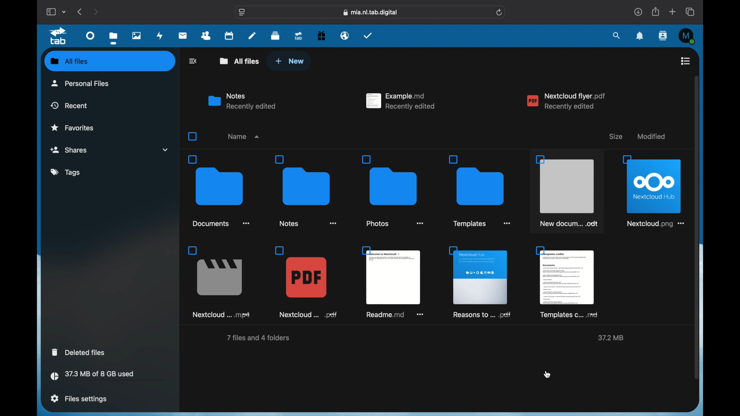  I want to click on share, so click(656, 12).